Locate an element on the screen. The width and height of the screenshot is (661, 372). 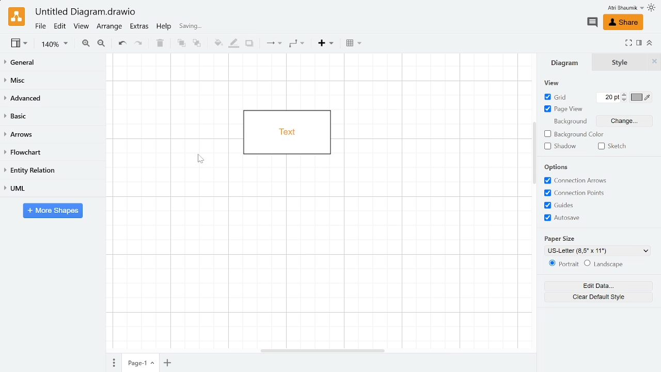
Guides is located at coordinates (579, 205).